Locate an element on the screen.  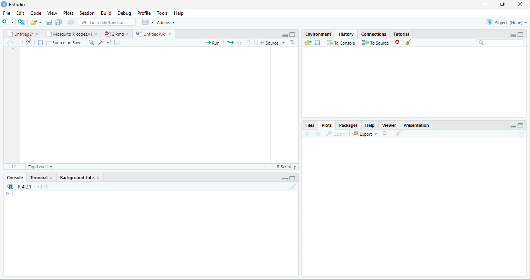
maximize is located at coordinates (292, 35).